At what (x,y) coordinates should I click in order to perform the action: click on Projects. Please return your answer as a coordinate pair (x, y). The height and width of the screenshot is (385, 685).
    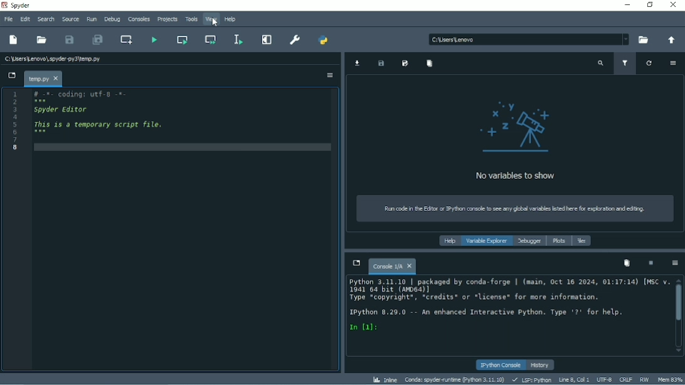
    Looking at the image, I should click on (166, 20).